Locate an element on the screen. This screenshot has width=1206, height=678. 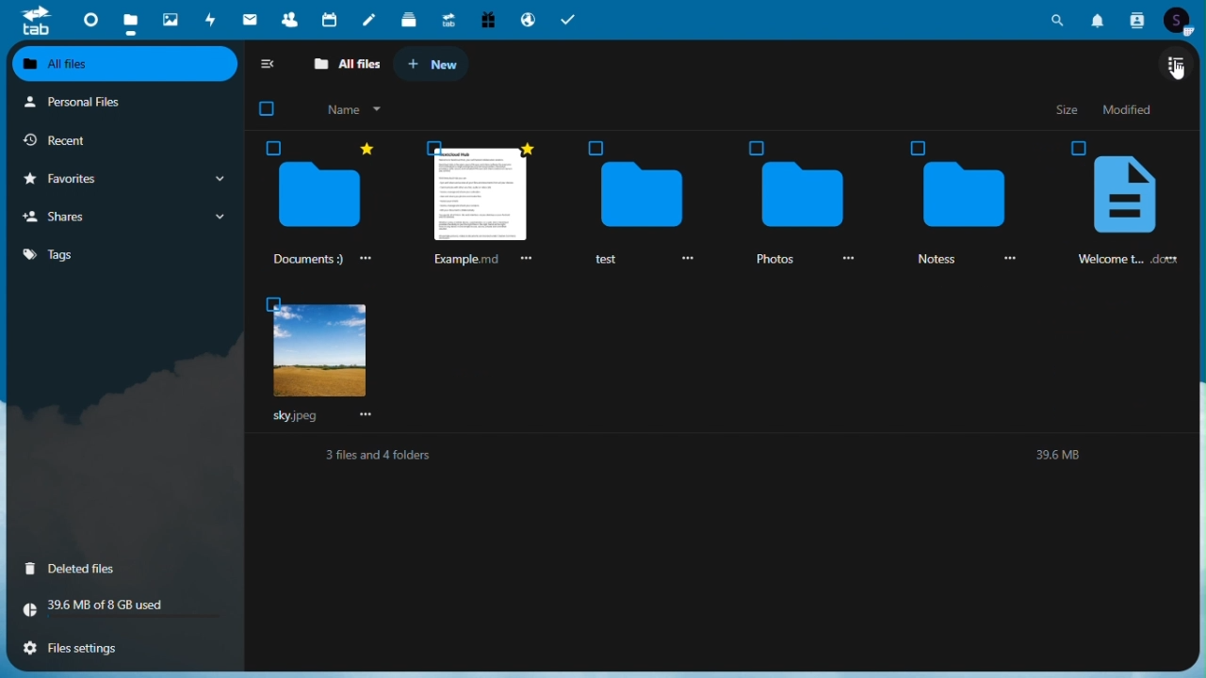
personal files is located at coordinates (110, 103).